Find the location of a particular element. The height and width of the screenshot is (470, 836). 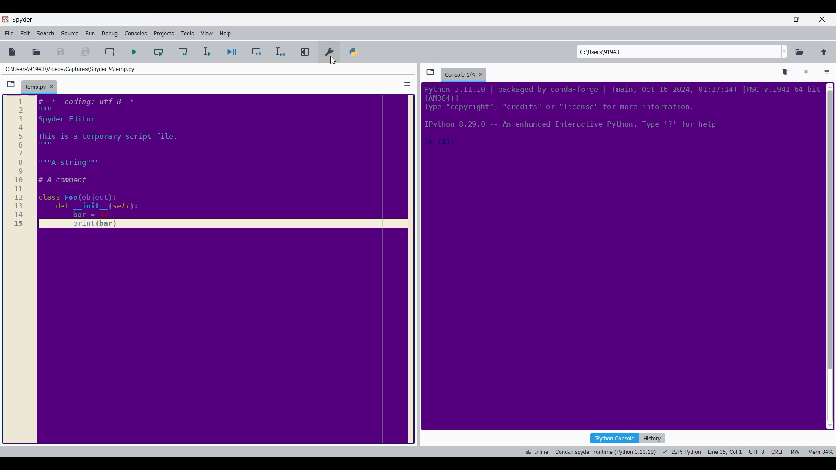

PYTHONPATH manager is located at coordinates (354, 52).